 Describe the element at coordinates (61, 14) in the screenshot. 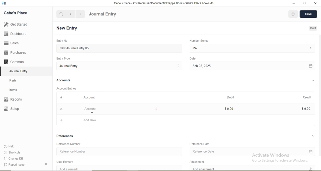

I see `search` at that location.